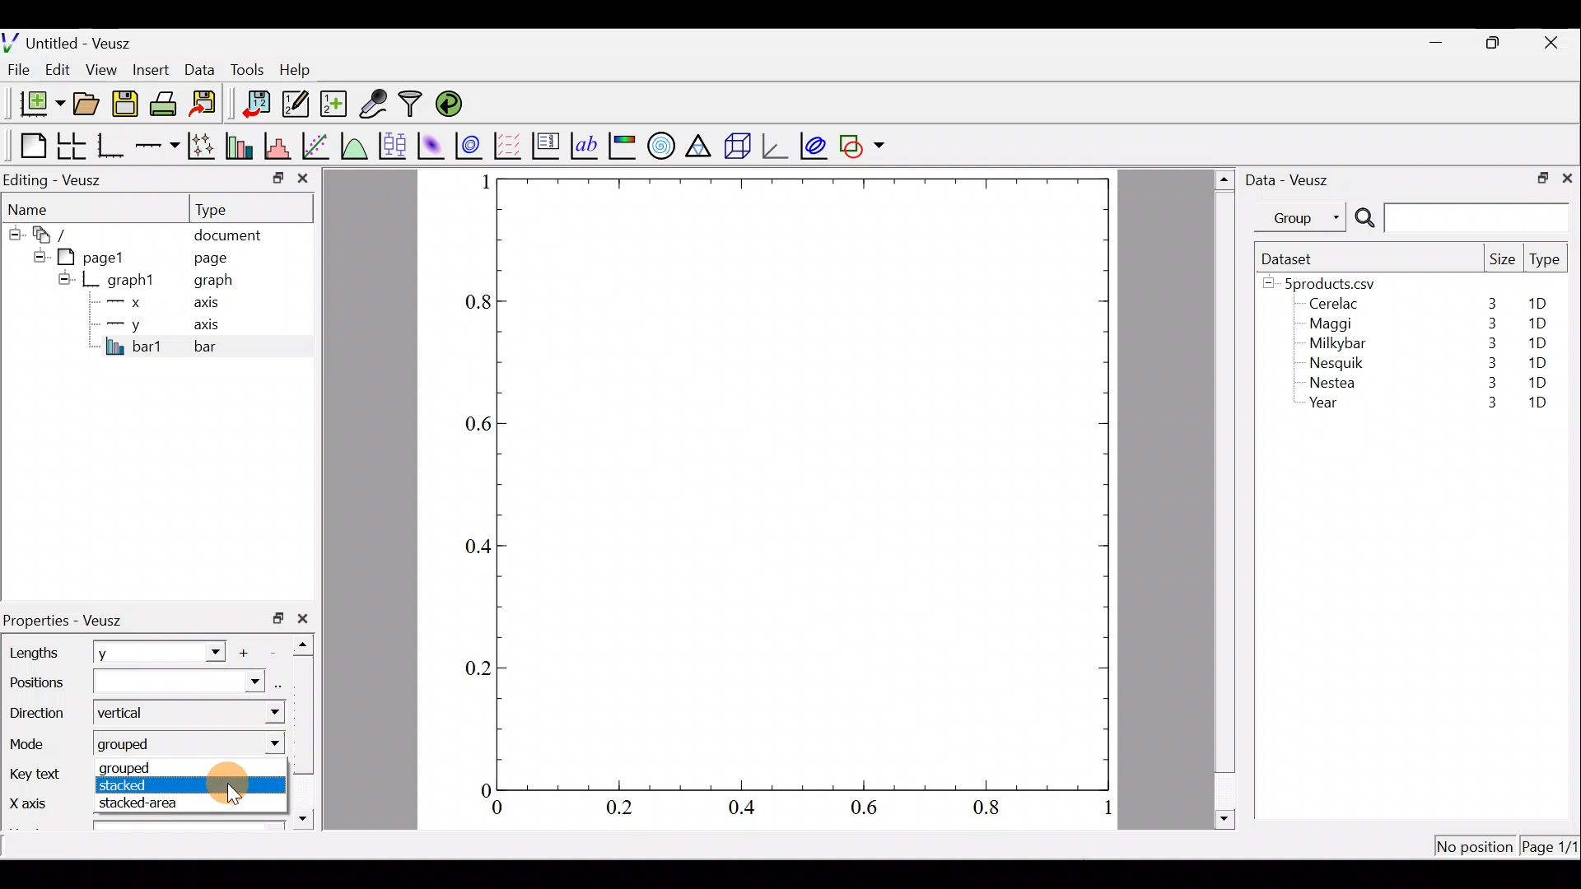 This screenshot has width=1581, height=889. Describe the element at coordinates (1328, 282) in the screenshot. I see `5products.csv` at that location.